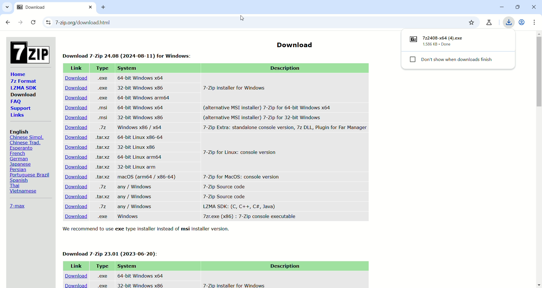 The image size is (542, 288). What do you see at coordinates (75, 108) in the screenshot?
I see `Download` at bounding box center [75, 108].